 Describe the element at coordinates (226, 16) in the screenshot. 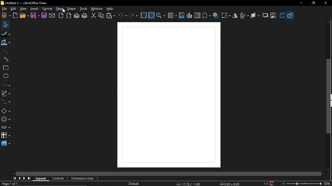

I see `Rotate` at that location.